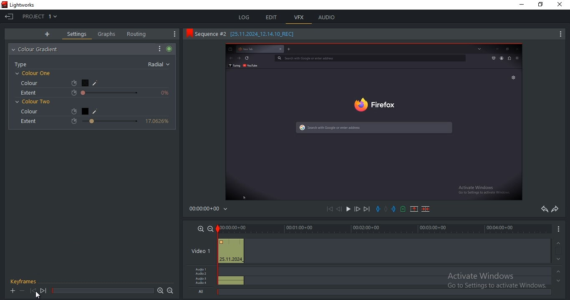 This screenshot has height=300, width=570. Describe the element at coordinates (76, 120) in the screenshot. I see `duration icon` at that location.